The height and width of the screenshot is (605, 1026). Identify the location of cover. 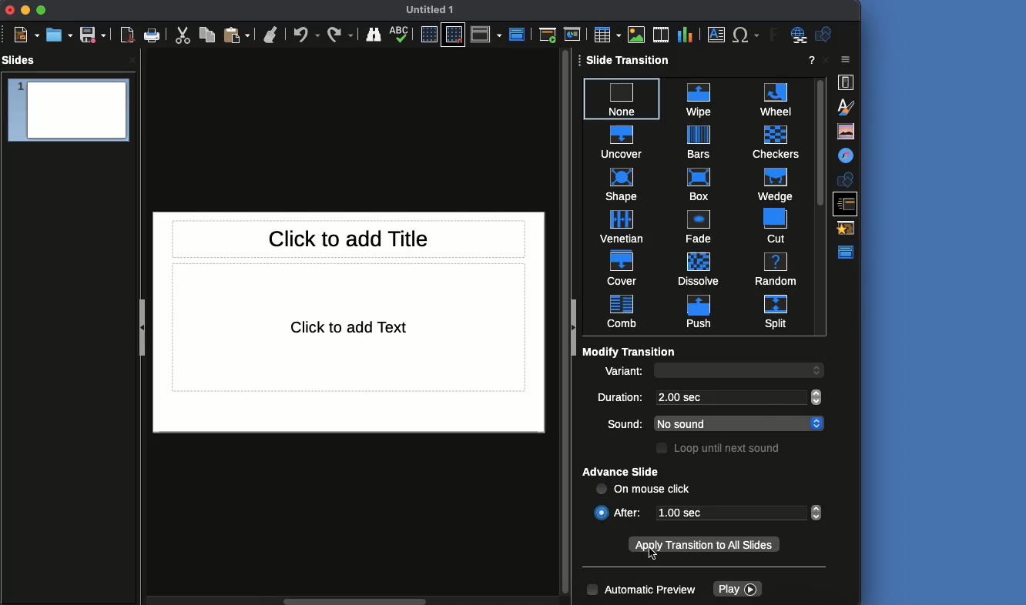
(623, 266).